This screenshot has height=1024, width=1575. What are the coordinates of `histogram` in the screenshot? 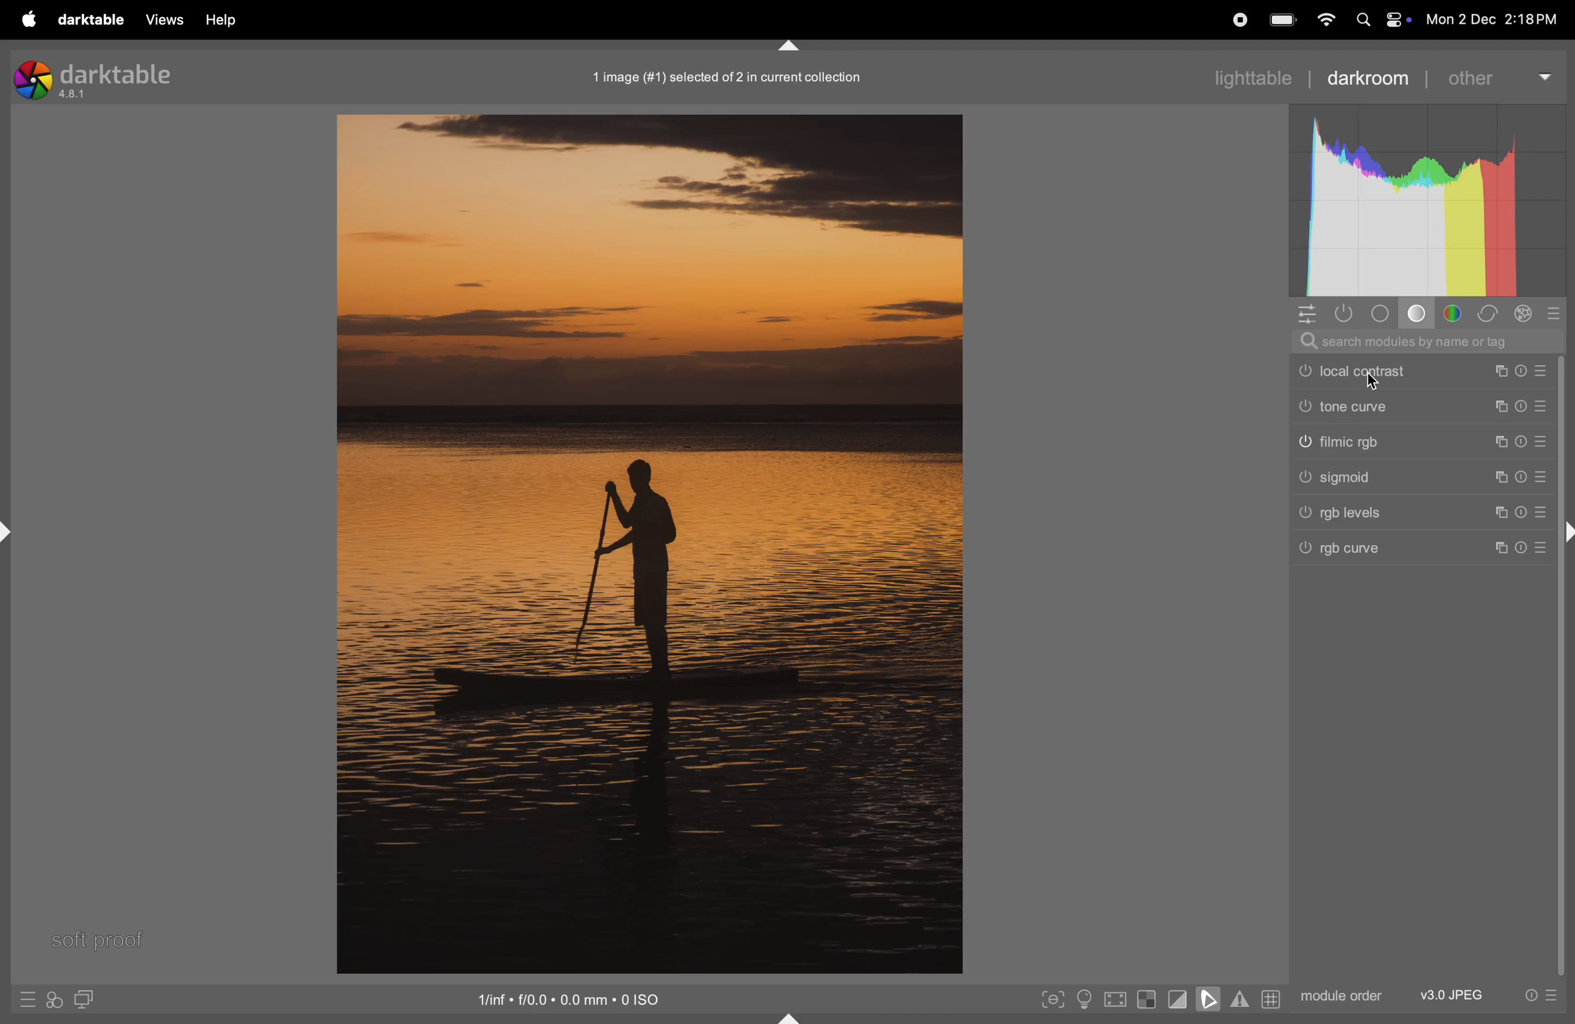 It's located at (1429, 201).